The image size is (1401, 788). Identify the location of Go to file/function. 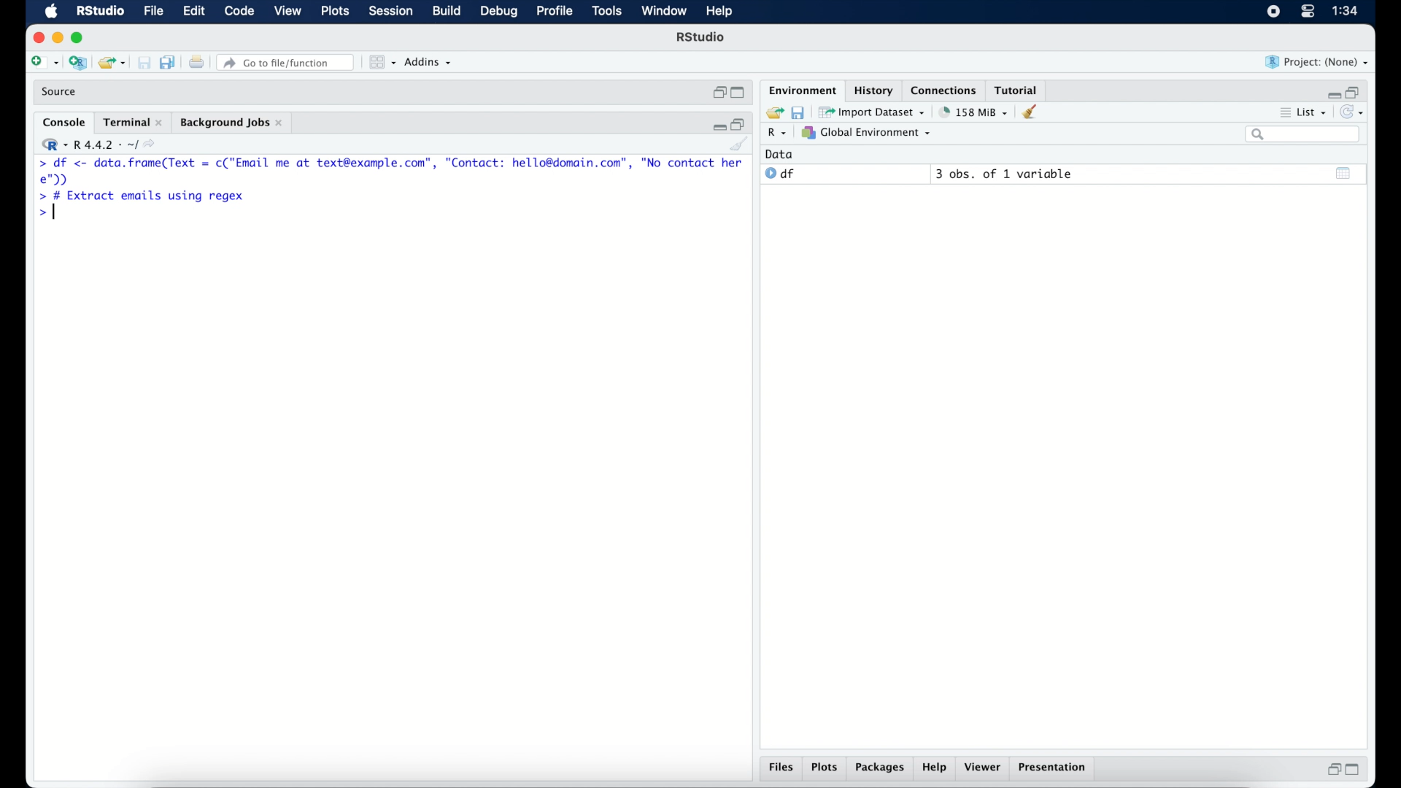
(285, 62).